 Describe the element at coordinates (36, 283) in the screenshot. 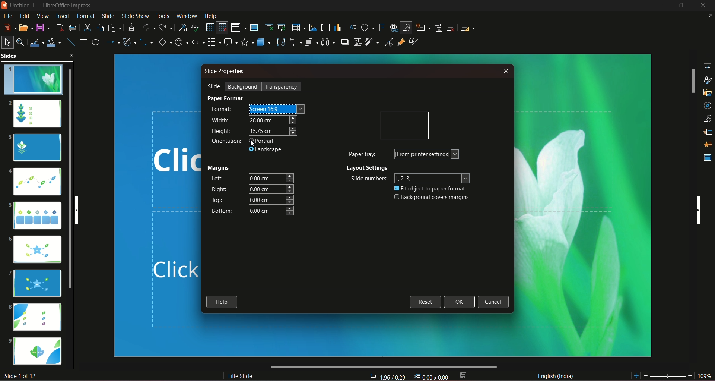

I see `slide 7` at that location.